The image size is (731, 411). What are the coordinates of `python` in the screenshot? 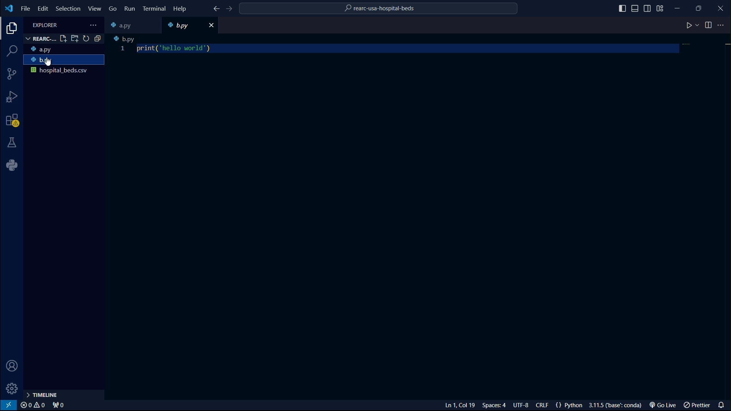 It's located at (12, 166).